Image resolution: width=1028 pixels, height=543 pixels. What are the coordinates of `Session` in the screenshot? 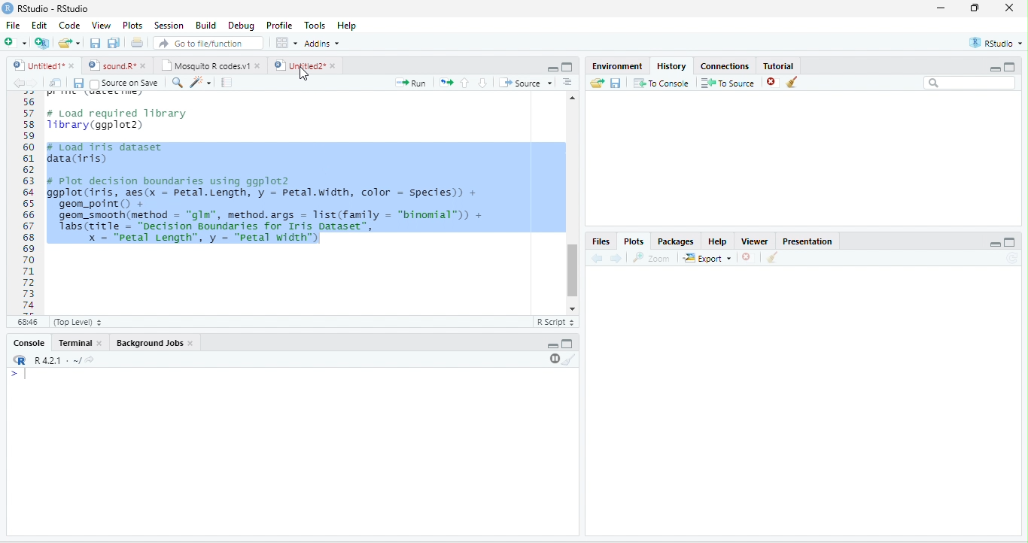 It's located at (170, 26).